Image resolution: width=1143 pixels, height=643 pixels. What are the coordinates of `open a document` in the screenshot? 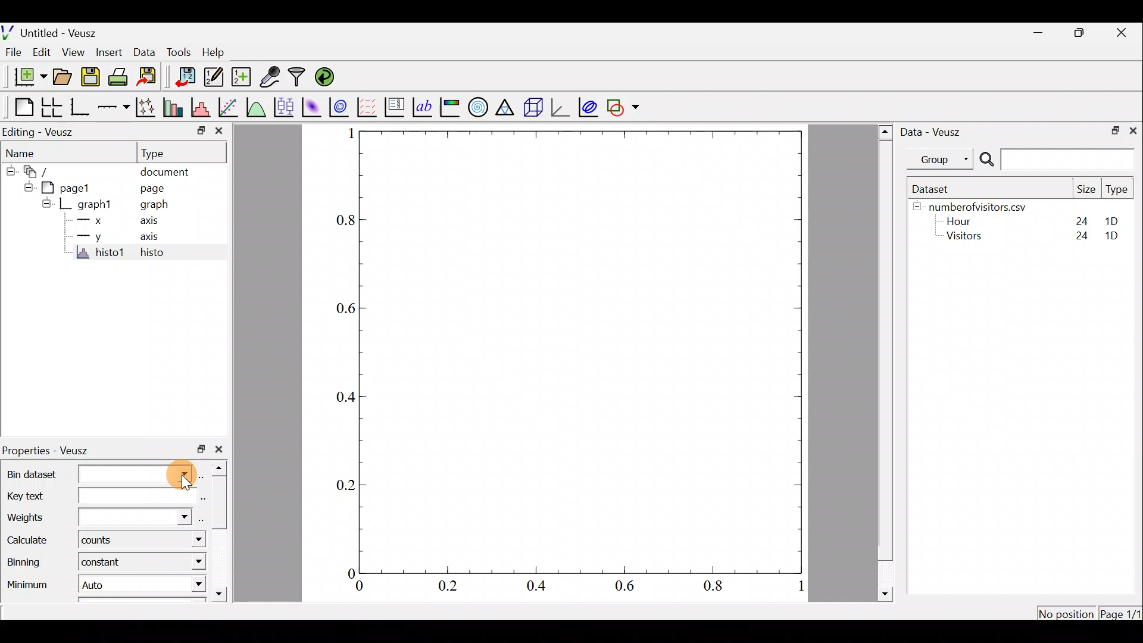 It's located at (61, 77).